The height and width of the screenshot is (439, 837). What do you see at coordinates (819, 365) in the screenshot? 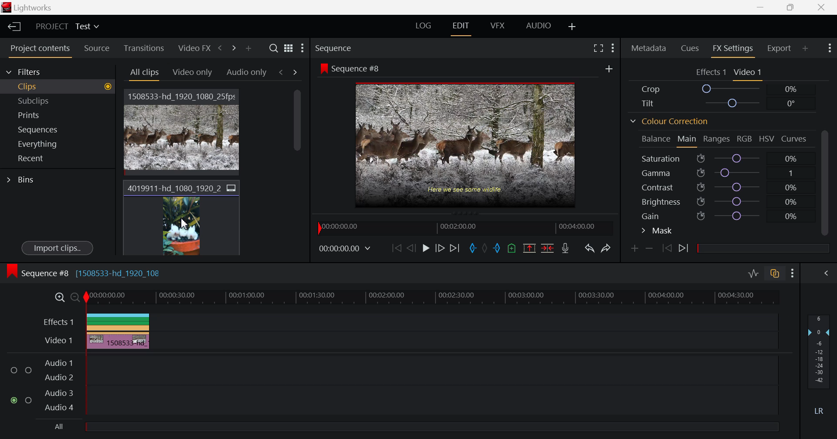
I see `Decibel Level` at bounding box center [819, 365].